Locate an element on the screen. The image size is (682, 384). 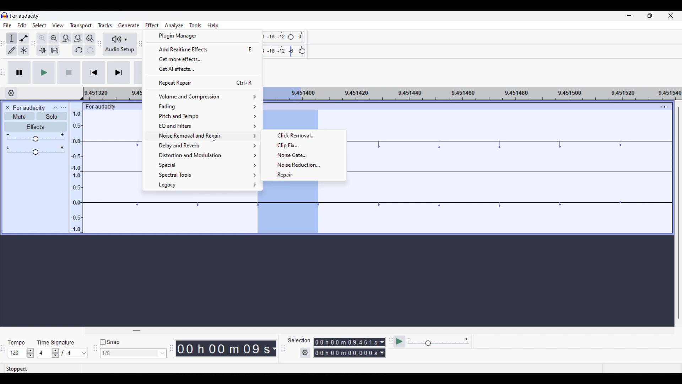
Indicates Tempo settings is located at coordinates (16, 342).